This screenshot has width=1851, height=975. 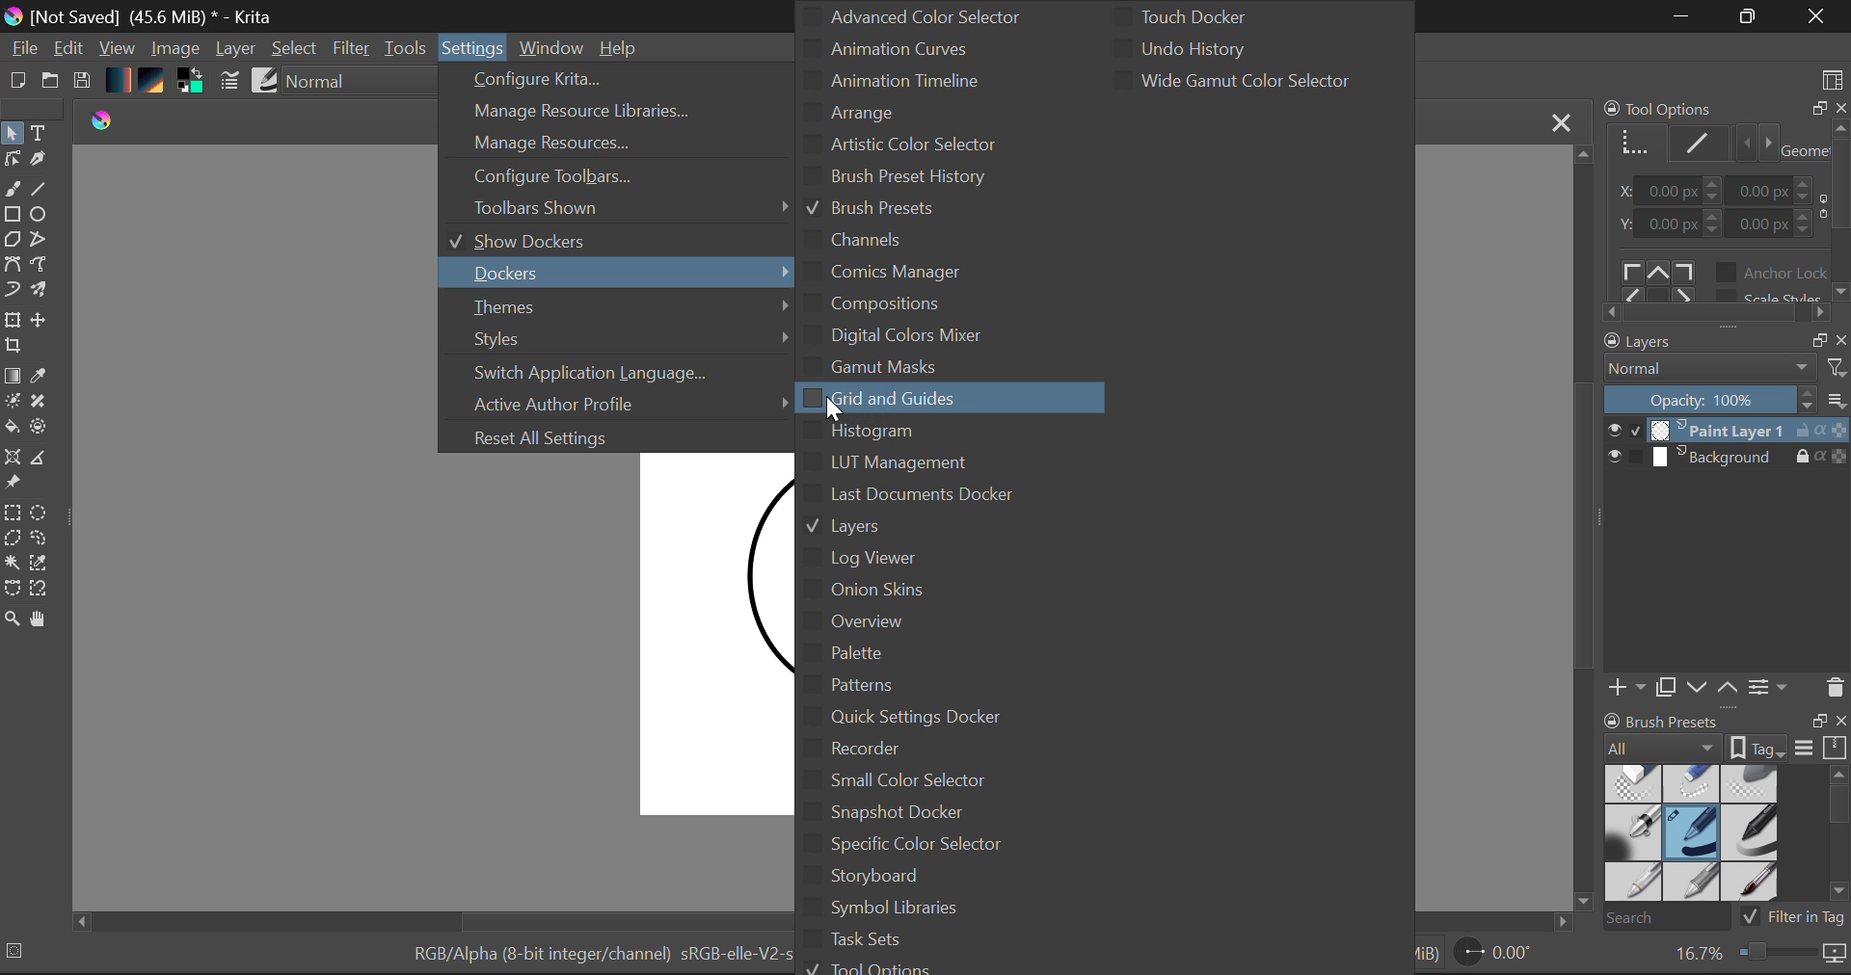 What do you see at coordinates (474, 44) in the screenshot?
I see `Settings Menu Open` at bounding box center [474, 44].